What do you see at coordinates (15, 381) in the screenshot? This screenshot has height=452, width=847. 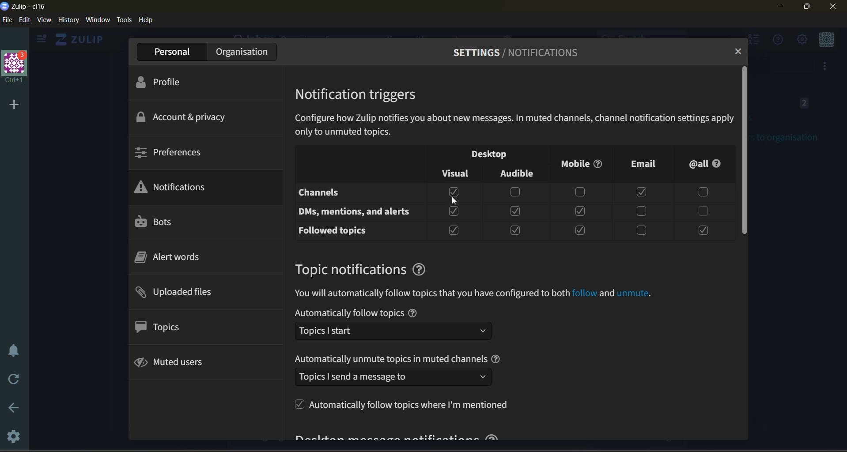 I see `reload` at bounding box center [15, 381].